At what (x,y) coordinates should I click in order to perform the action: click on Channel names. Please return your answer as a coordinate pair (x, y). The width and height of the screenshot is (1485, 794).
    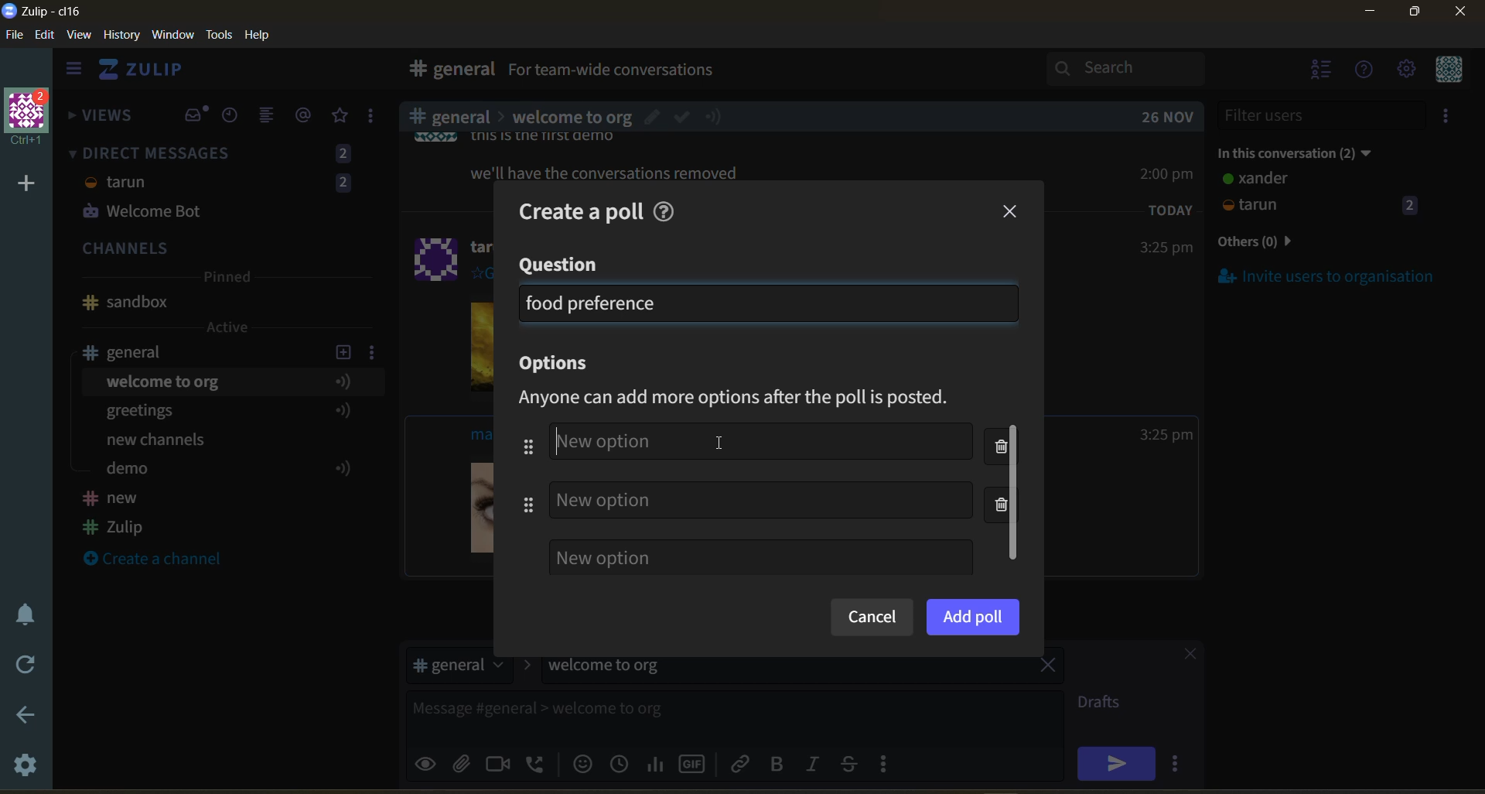
    Looking at the image, I should click on (116, 515).